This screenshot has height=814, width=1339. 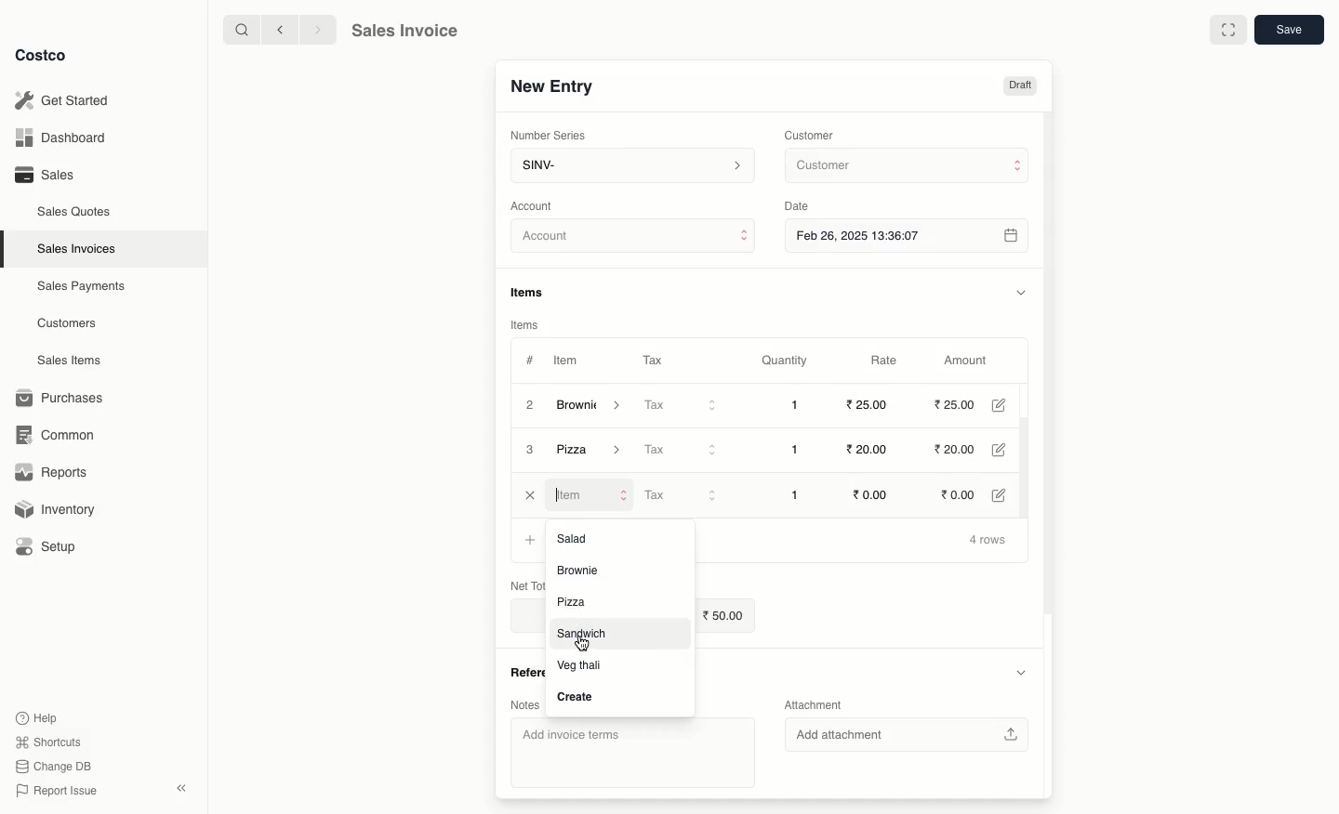 What do you see at coordinates (46, 56) in the screenshot?
I see `Costco` at bounding box center [46, 56].